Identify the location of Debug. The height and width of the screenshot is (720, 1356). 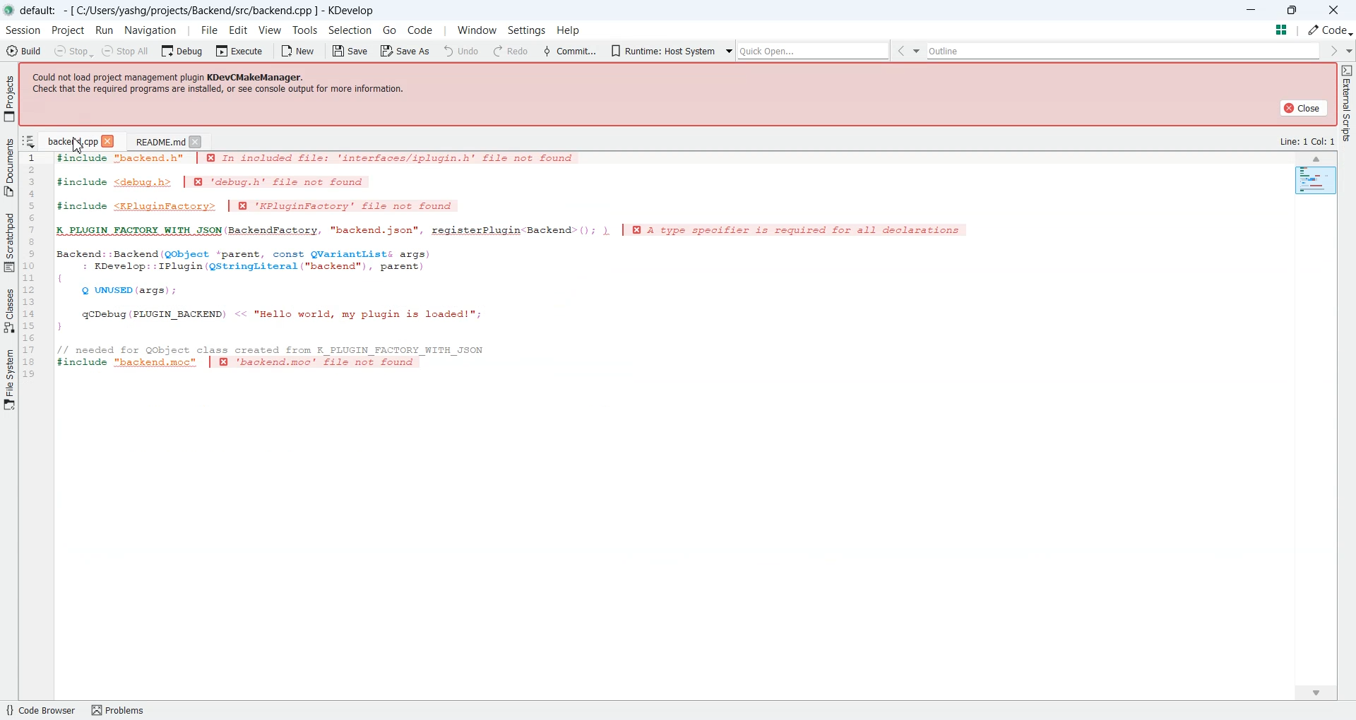
(184, 50).